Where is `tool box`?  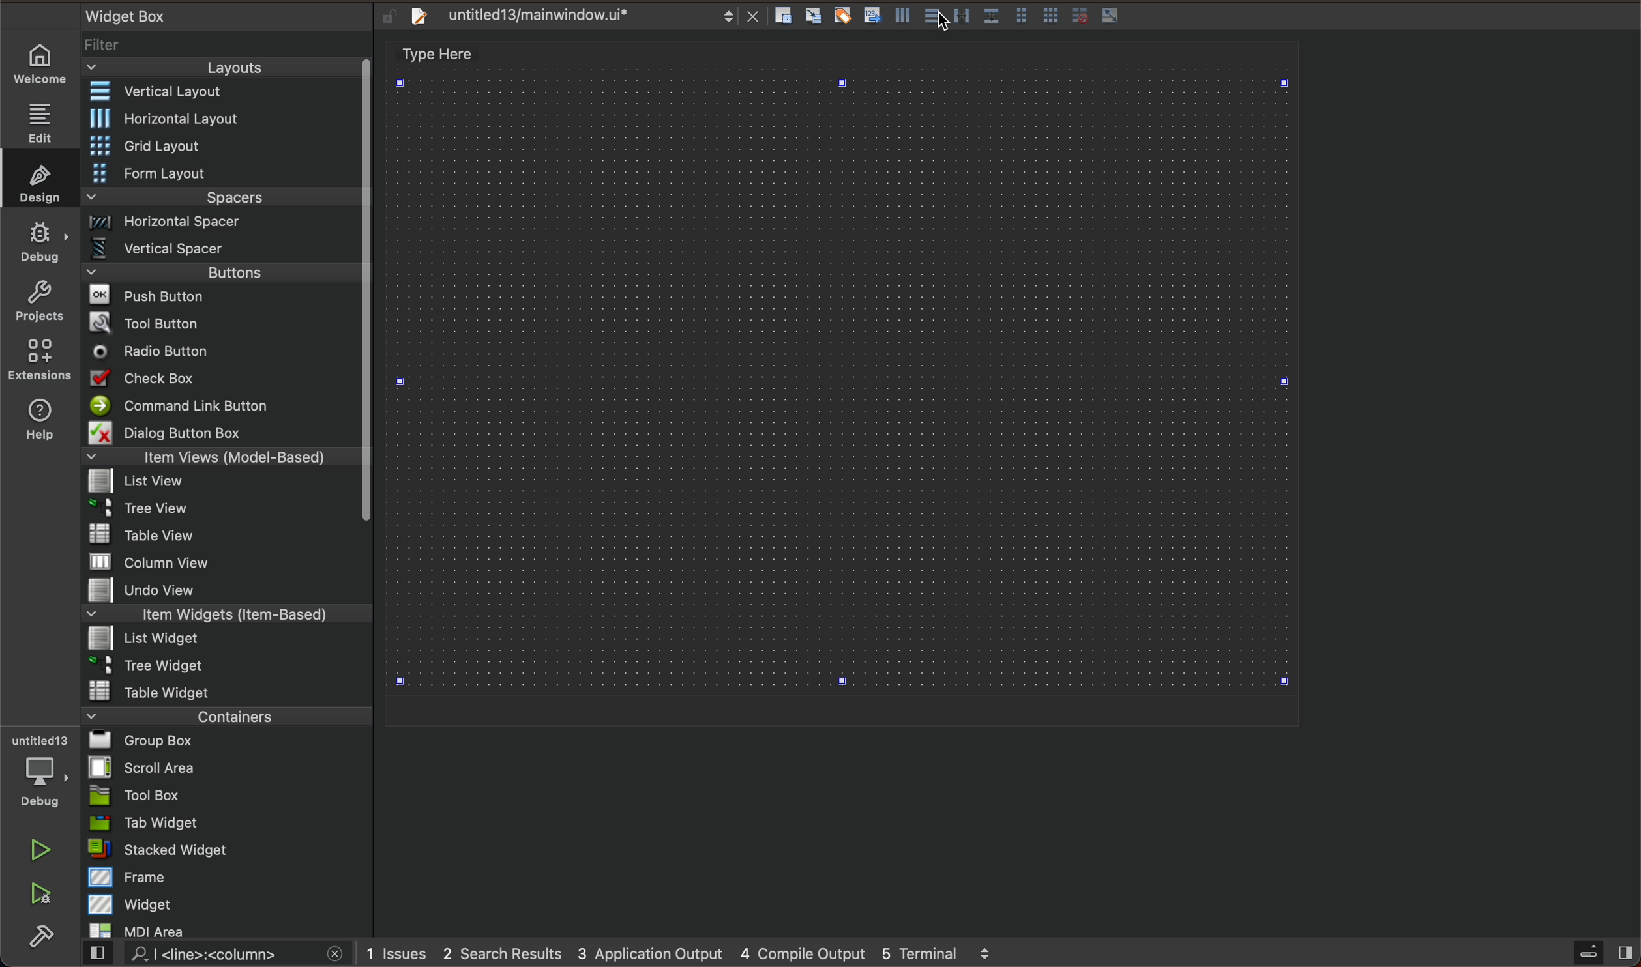
tool box is located at coordinates (222, 796).